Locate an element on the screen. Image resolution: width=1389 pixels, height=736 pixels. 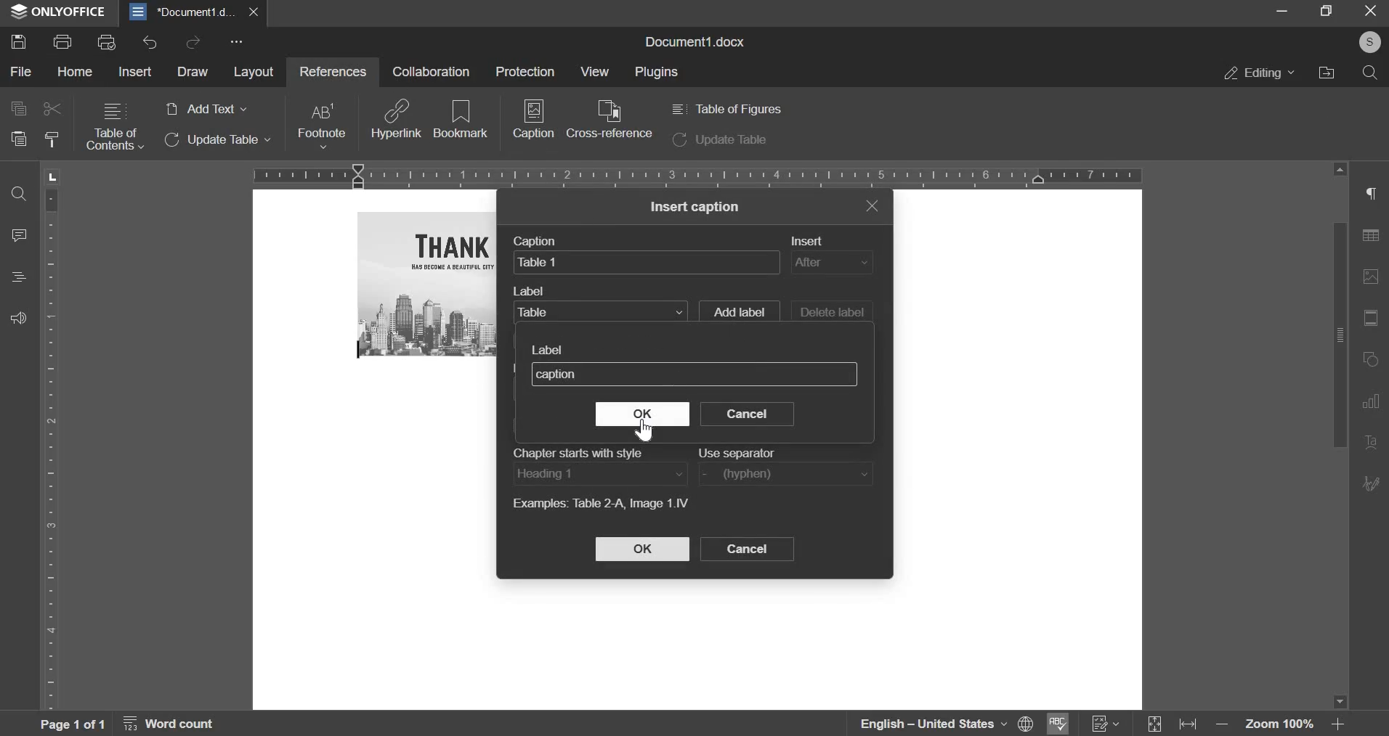
Label is located at coordinates (548, 350).